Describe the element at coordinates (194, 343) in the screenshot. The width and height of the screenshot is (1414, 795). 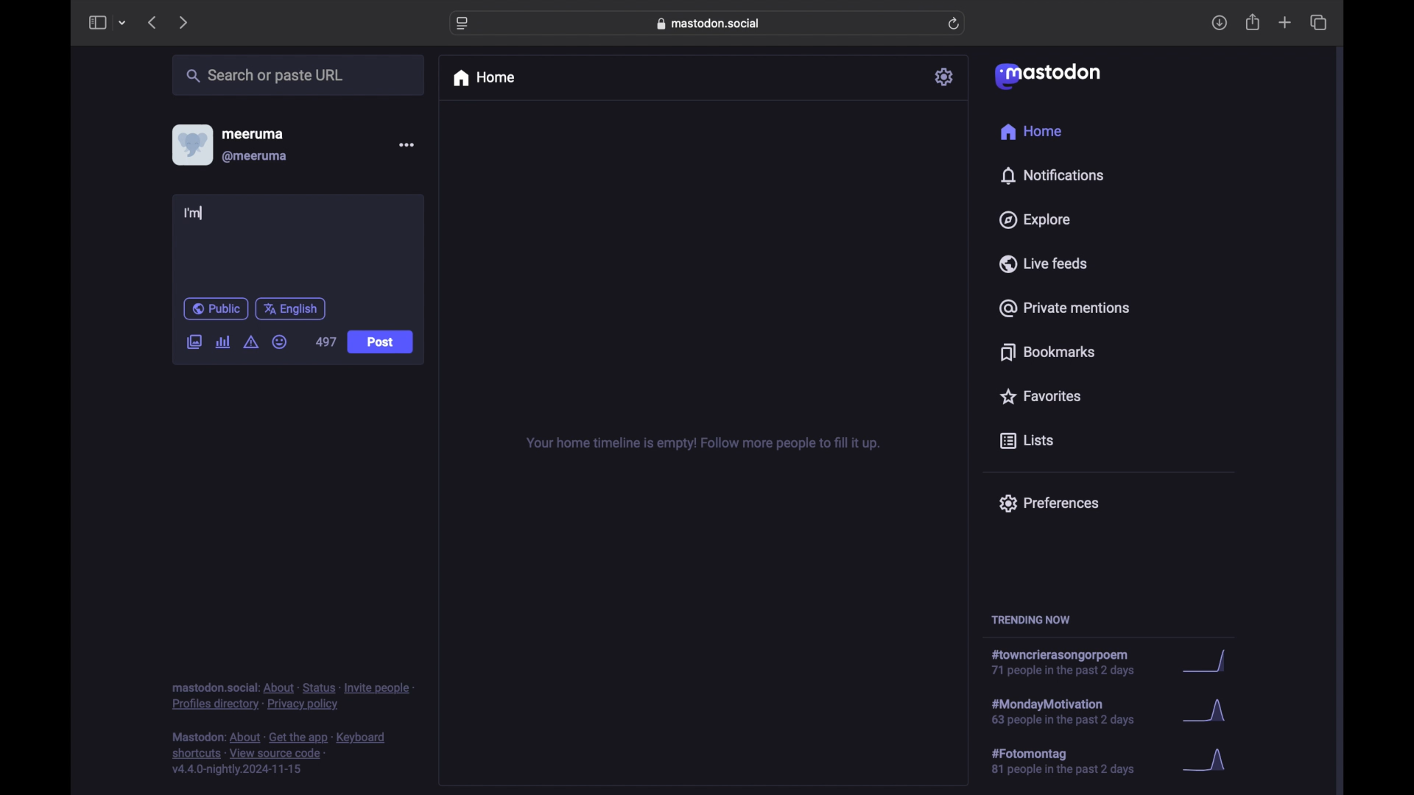
I see `add image` at that location.